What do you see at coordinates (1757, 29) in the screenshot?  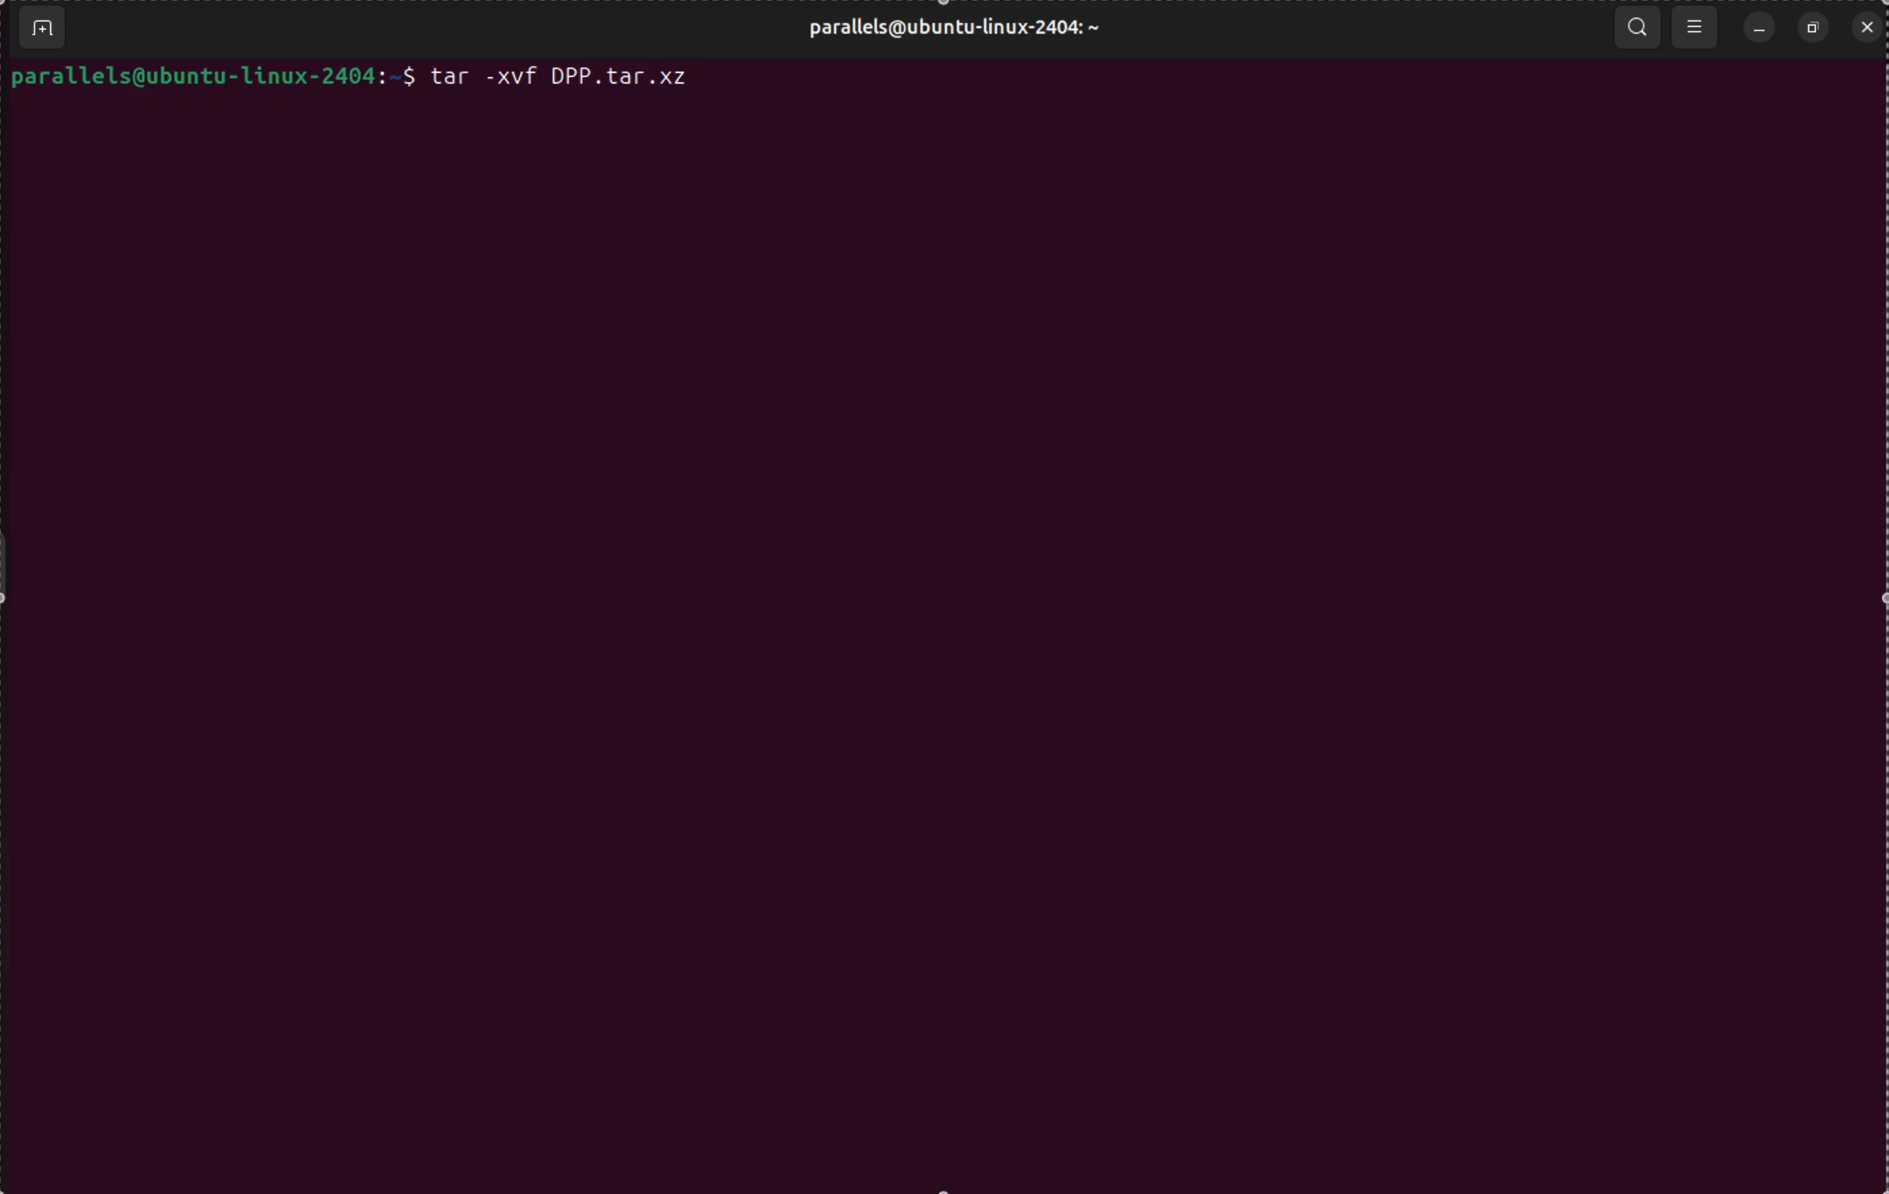 I see `minimize` at bounding box center [1757, 29].